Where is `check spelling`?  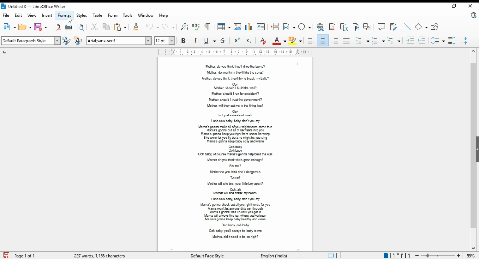
check spelling is located at coordinates (197, 27).